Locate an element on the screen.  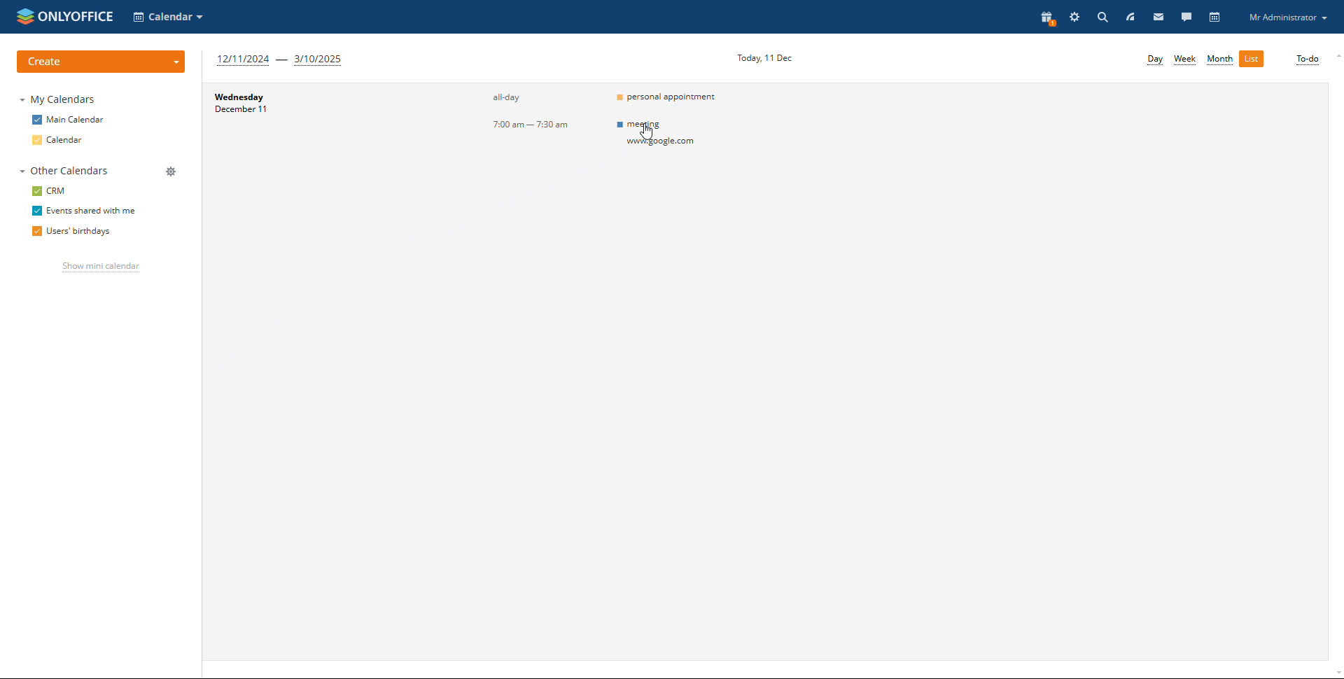
logo is located at coordinates (65, 16).